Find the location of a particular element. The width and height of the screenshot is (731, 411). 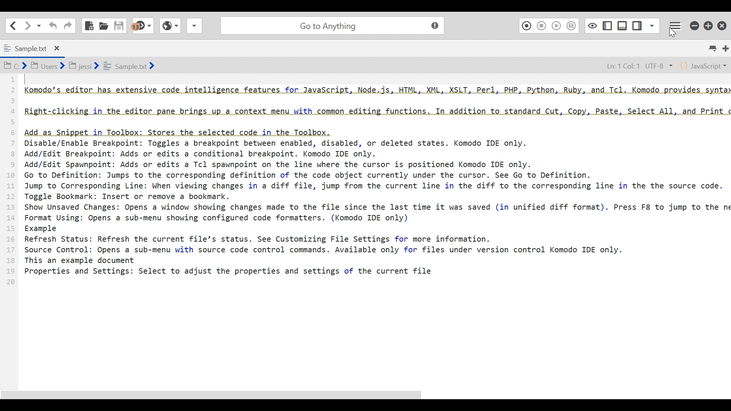

Search is located at coordinates (331, 24).